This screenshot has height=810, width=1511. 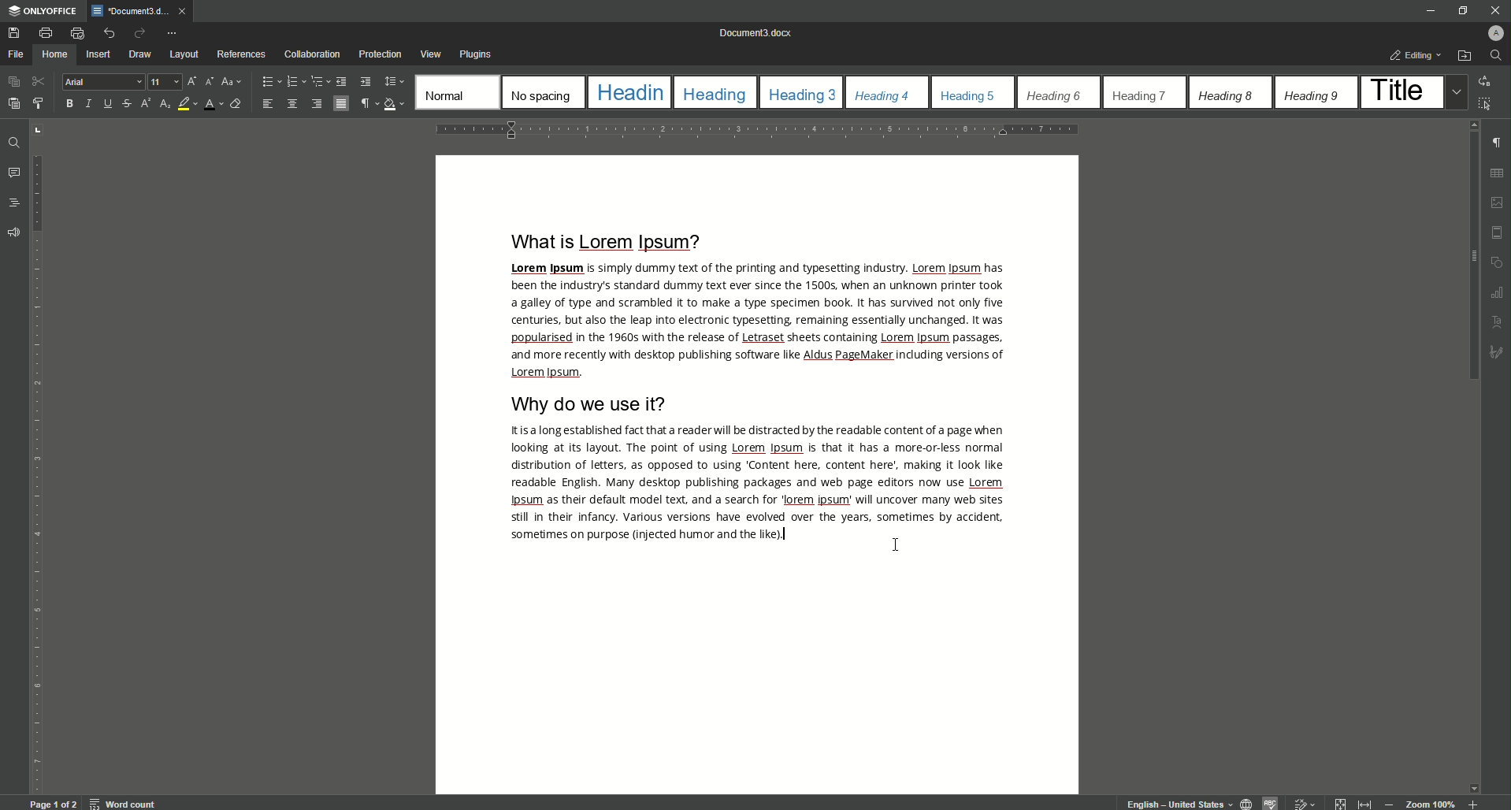 I want to click on Minimize, so click(x=1424, y=10).